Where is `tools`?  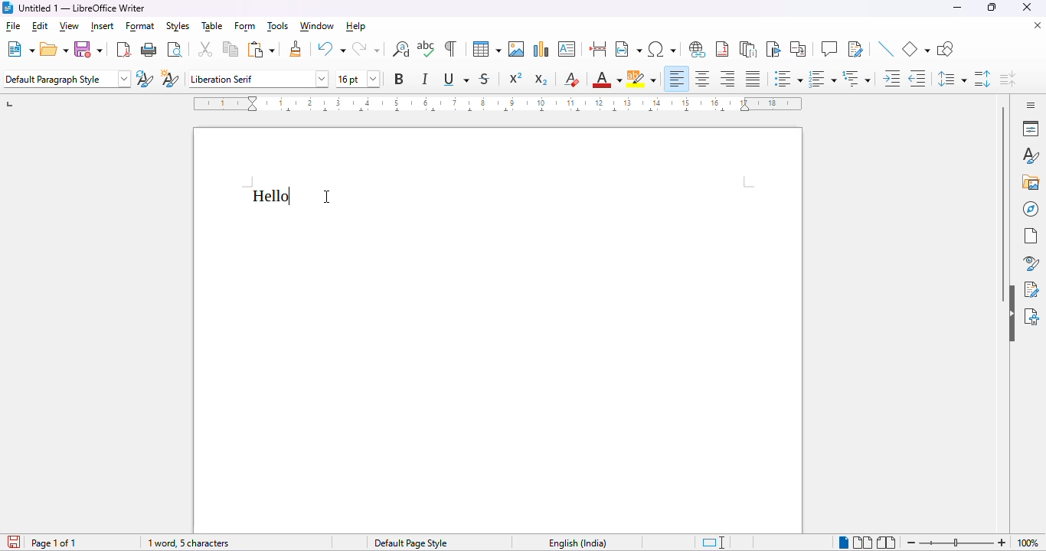 tools is located at coordinates (277, 26).